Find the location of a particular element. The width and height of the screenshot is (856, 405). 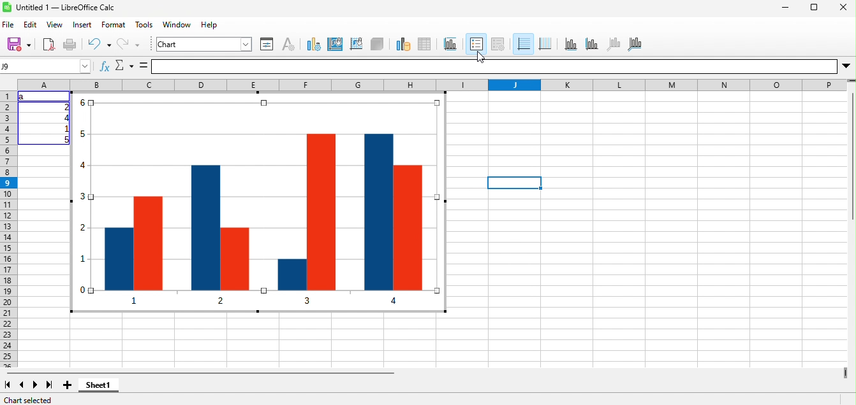

first sheet is located at coordinates (8, 385).